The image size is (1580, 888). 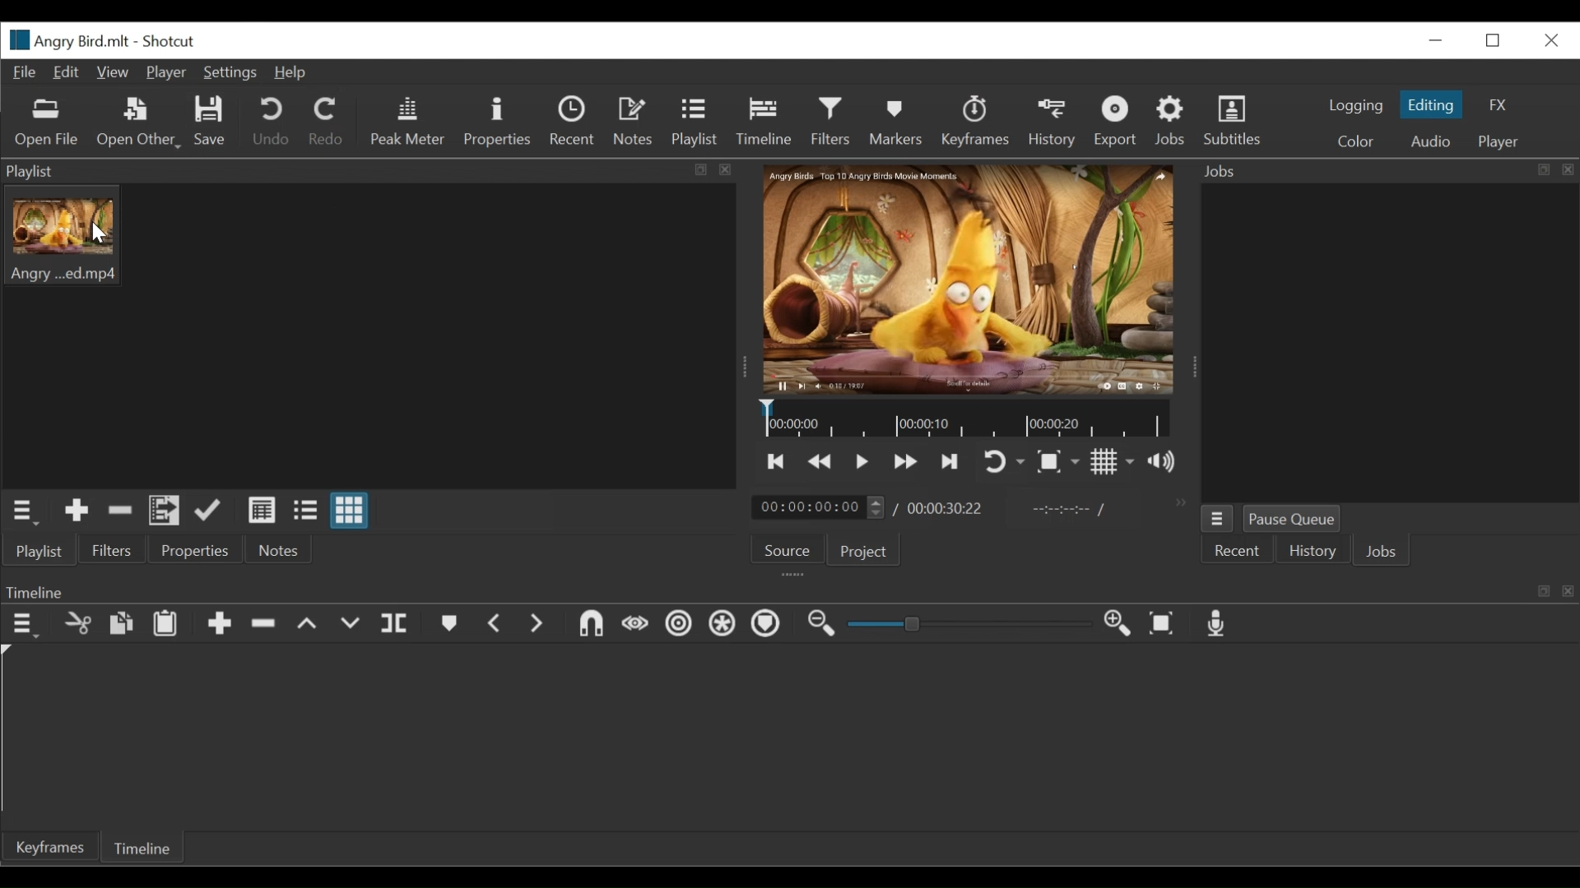 I want to click on View as detail, so click(x=263, y=511).